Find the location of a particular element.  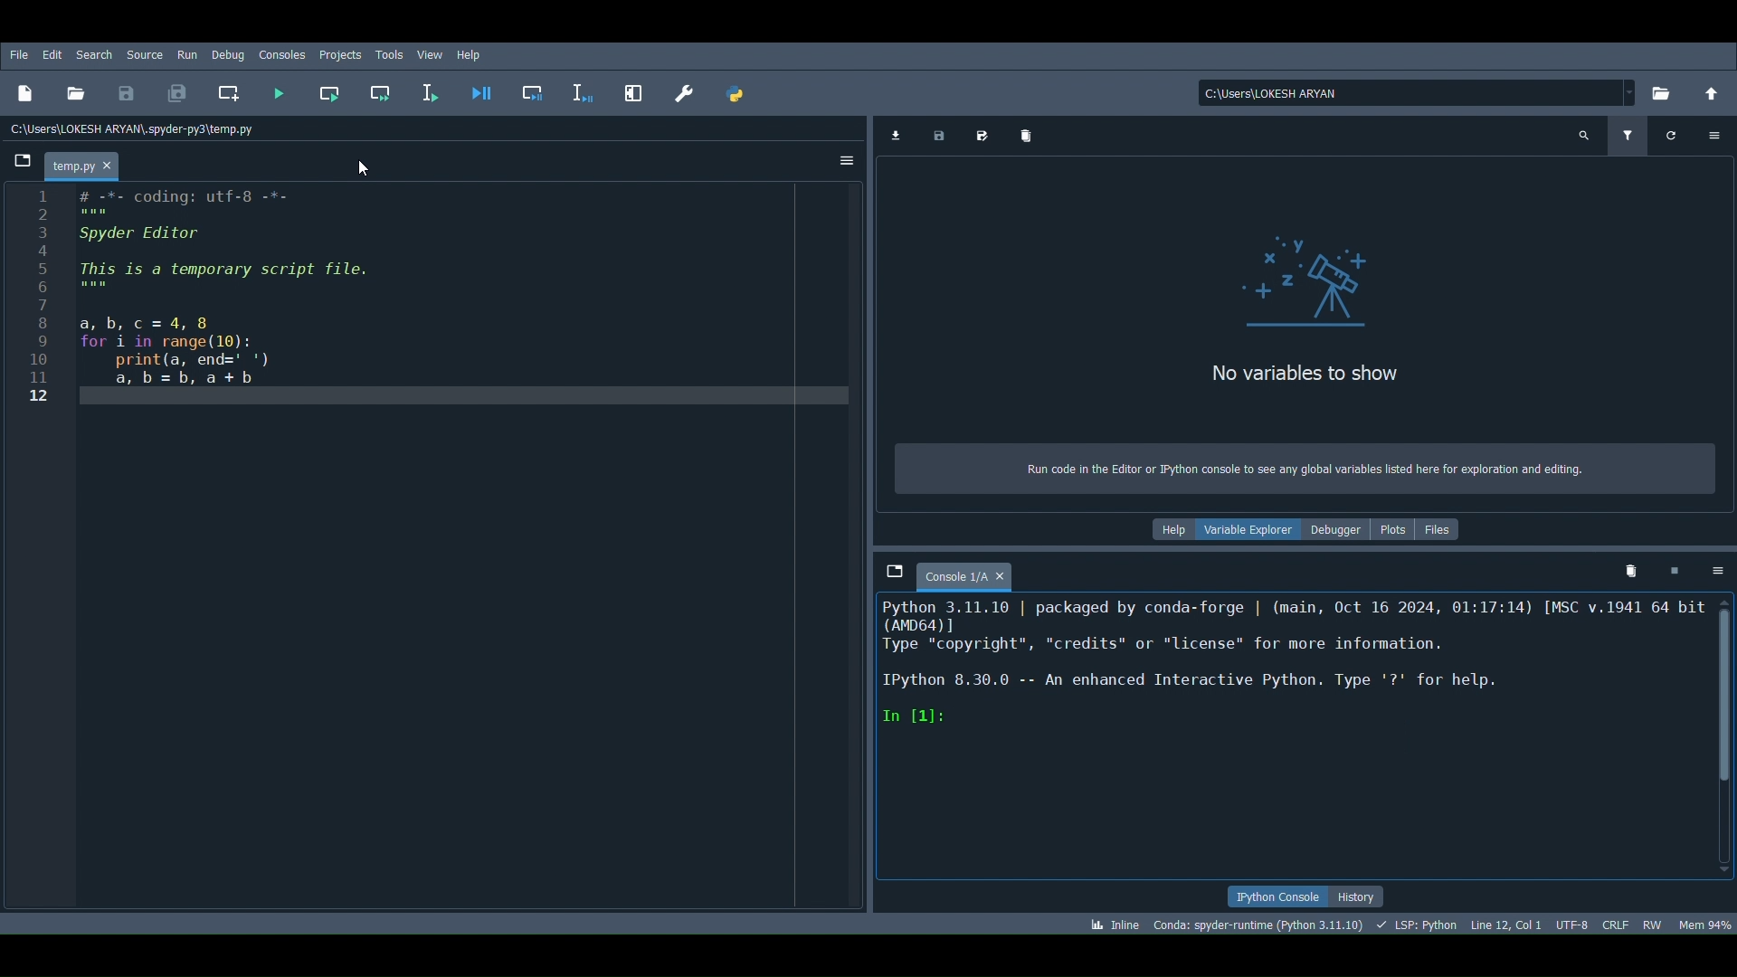

Options is located at coordinates (1714, 132).